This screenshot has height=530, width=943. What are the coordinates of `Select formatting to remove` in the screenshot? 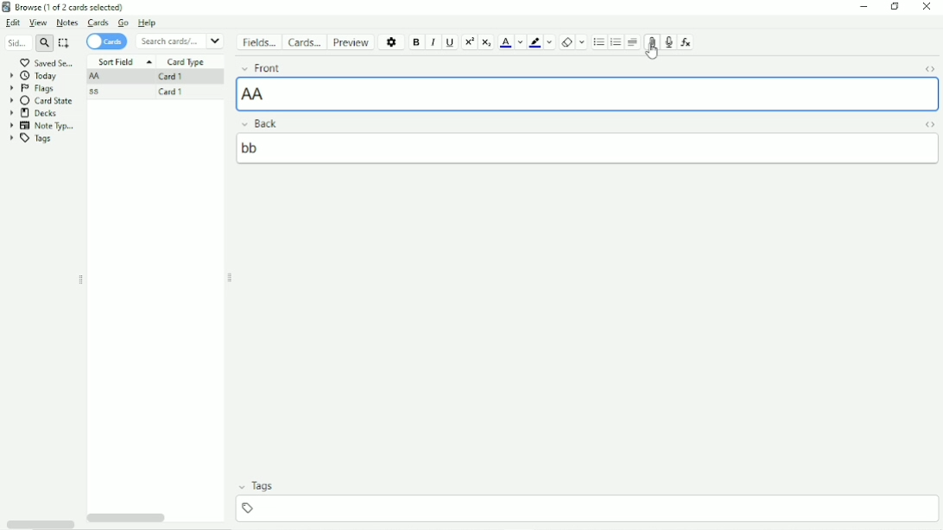 It's located at (583, 42).